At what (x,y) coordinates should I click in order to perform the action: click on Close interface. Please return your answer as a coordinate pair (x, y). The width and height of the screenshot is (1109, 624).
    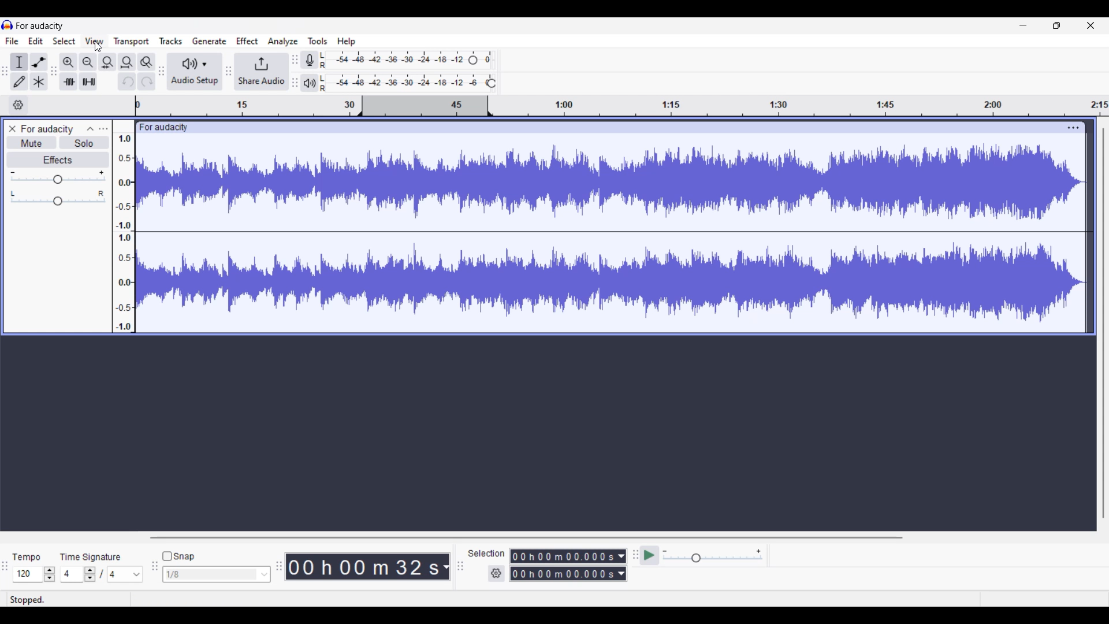
    Looking at the image, I should click on (1091, 25).